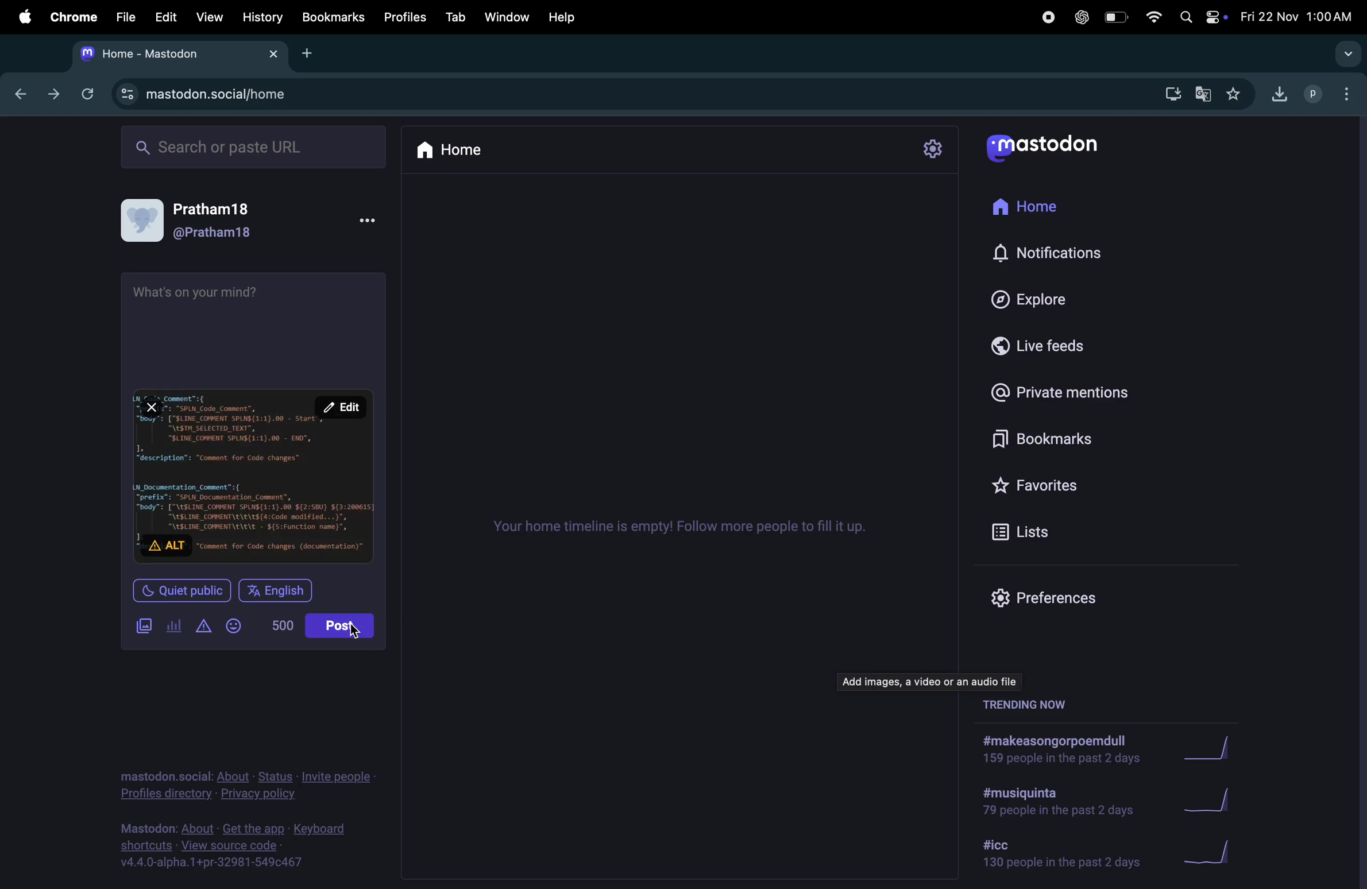 The height and width of the screenshot is (889, 1367). I want to click on time line, so click(684, 528).